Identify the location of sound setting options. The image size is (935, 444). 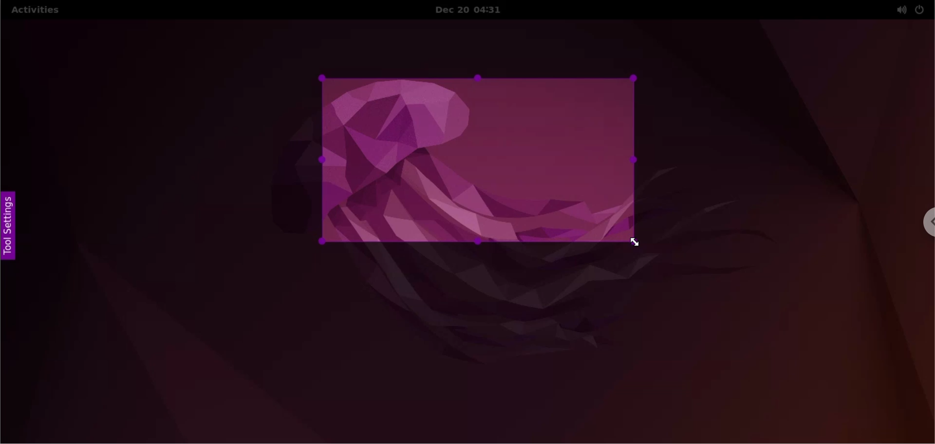
(898, 10).